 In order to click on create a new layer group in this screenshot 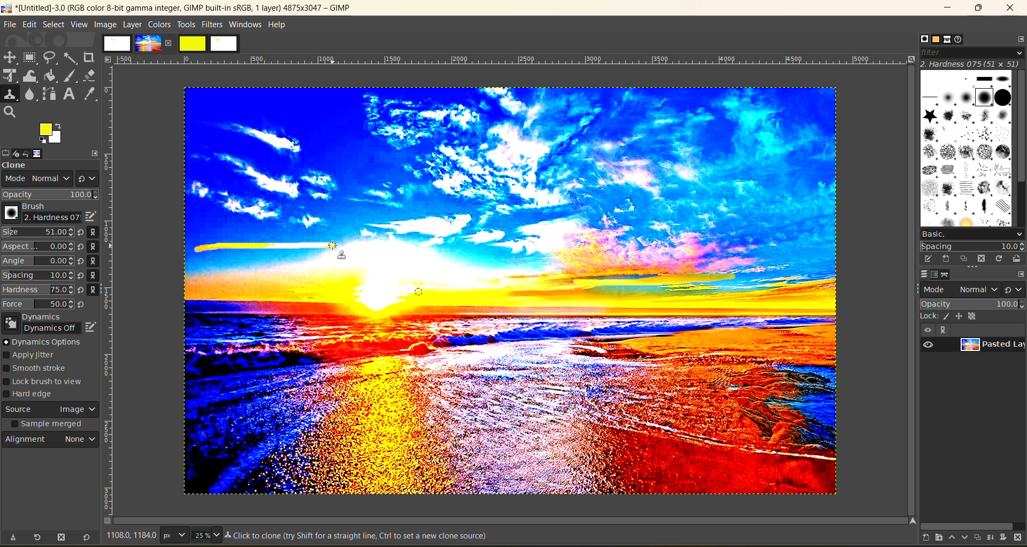, I will do `click(933, 538)`.